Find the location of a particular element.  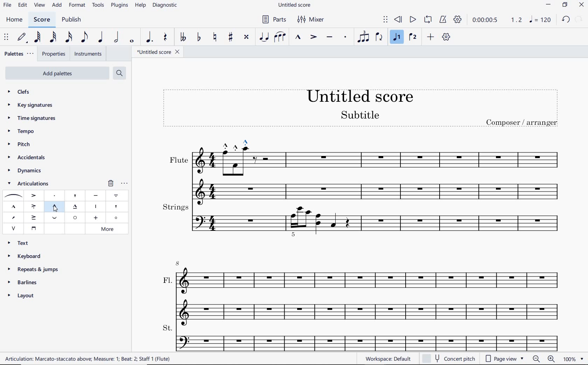

PLAYBACK SETTINGS is located at coordinates (457, 19).